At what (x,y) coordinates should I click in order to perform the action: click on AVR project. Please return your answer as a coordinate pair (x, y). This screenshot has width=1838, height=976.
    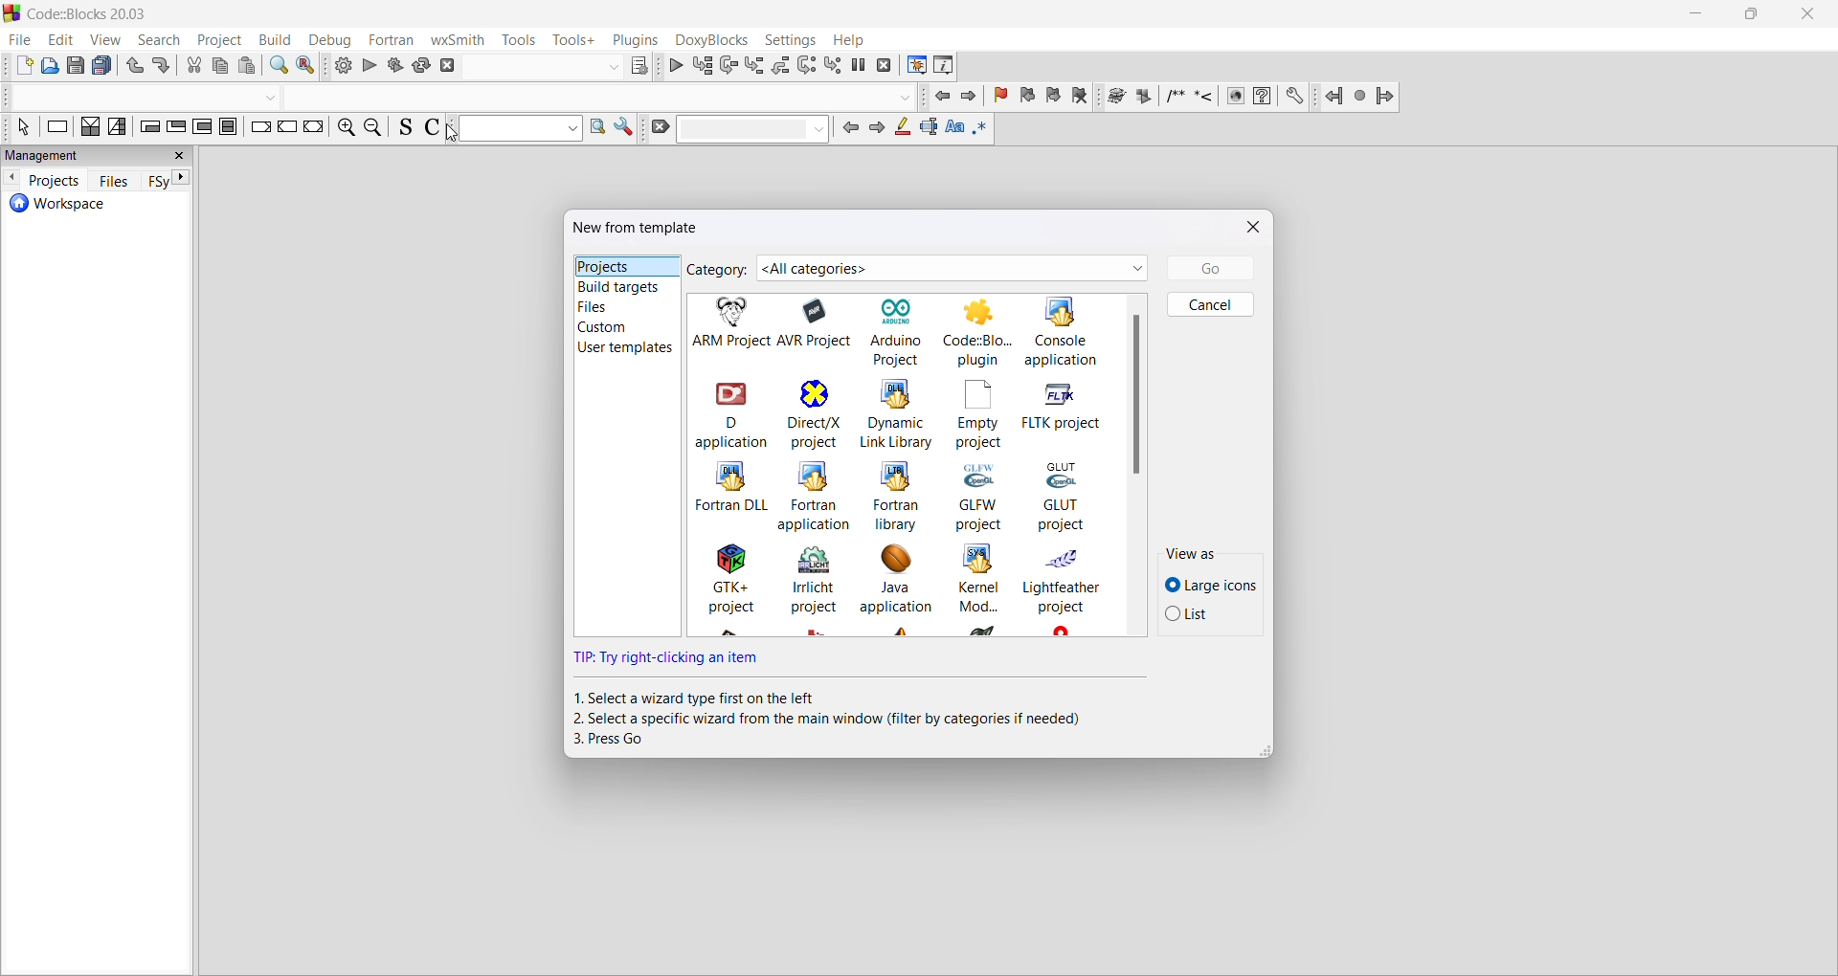
    Looking at the image, I should click on (819, 324).